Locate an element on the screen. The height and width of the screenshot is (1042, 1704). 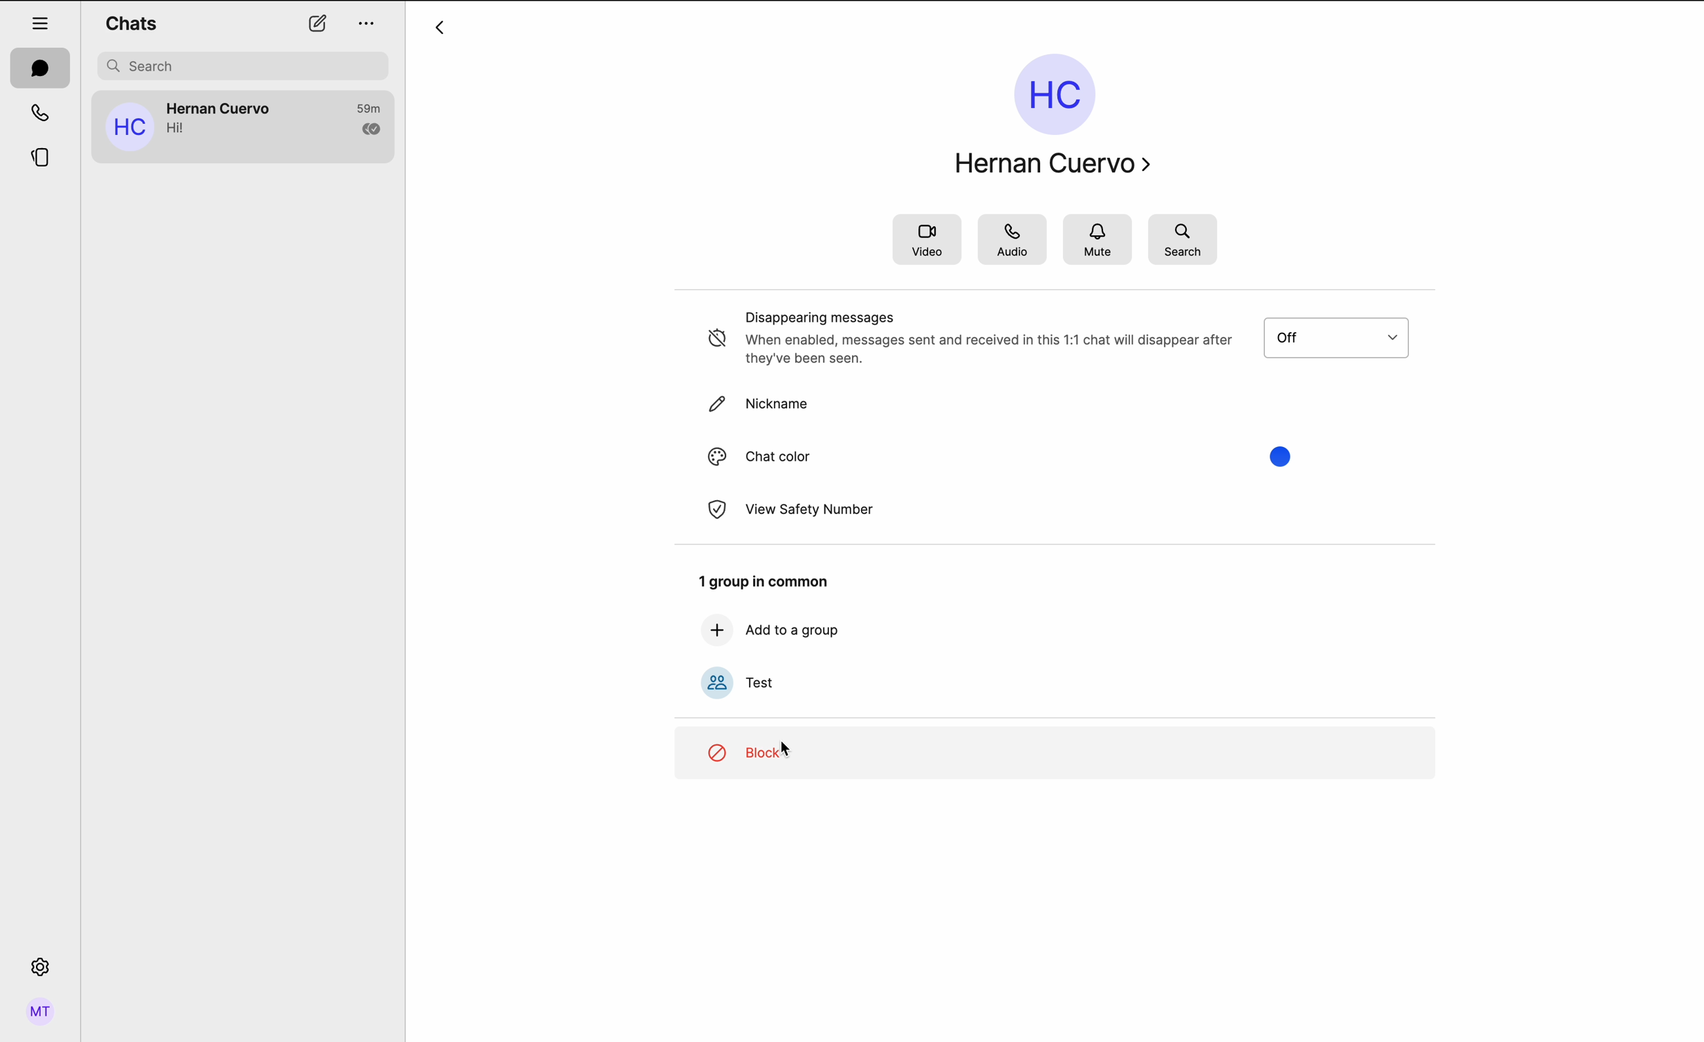
chats is located at coordinates (40, 68).